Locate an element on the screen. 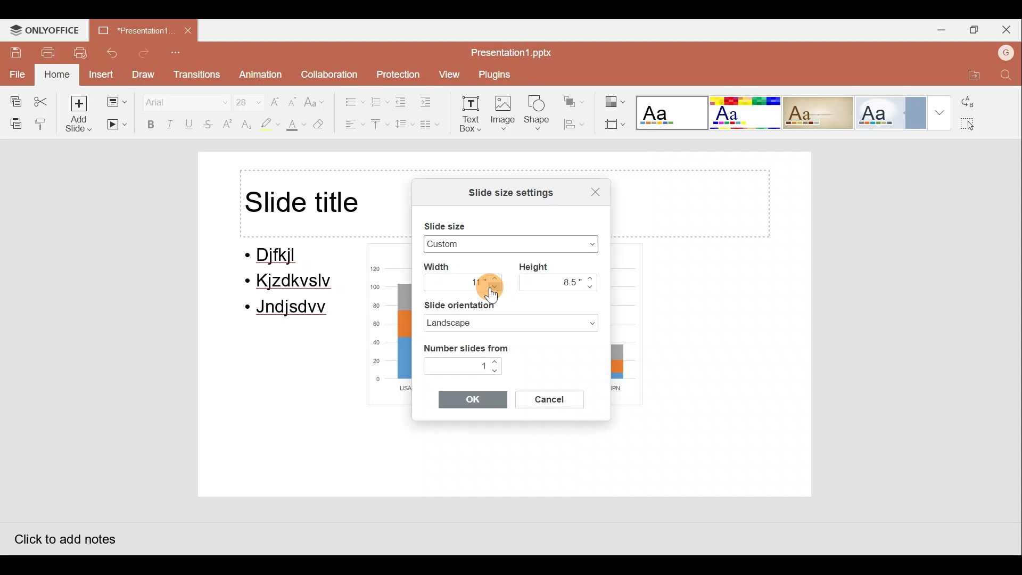 This screenshot has width=1022, height=575. Copy style is located at coordinates (42, 124).